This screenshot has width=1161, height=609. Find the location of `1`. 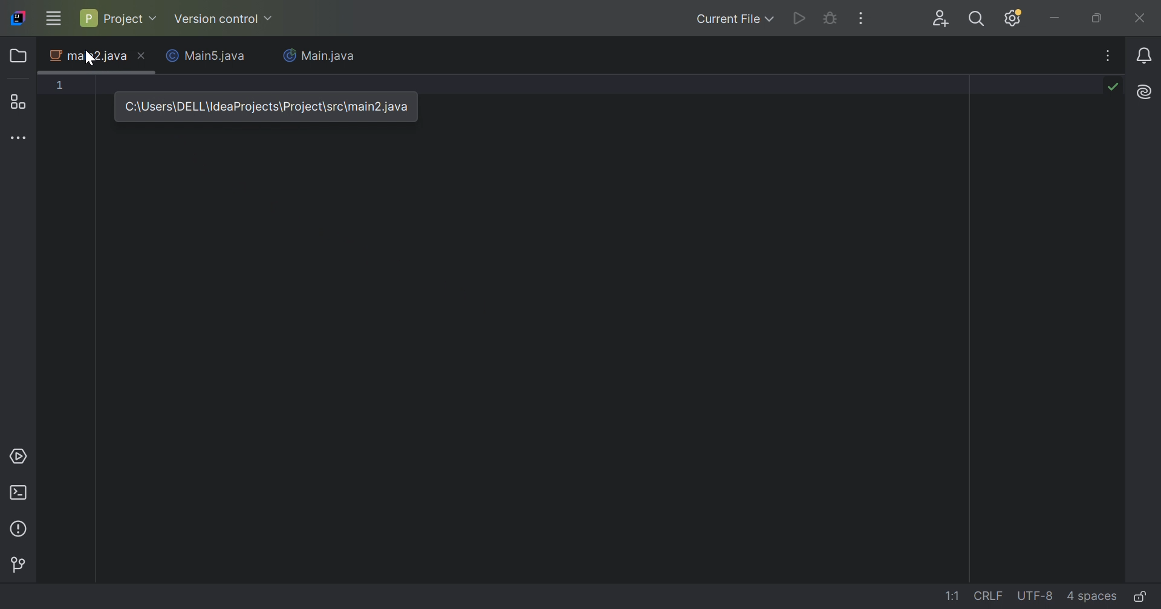

1 is located at coordinates (60, 85).